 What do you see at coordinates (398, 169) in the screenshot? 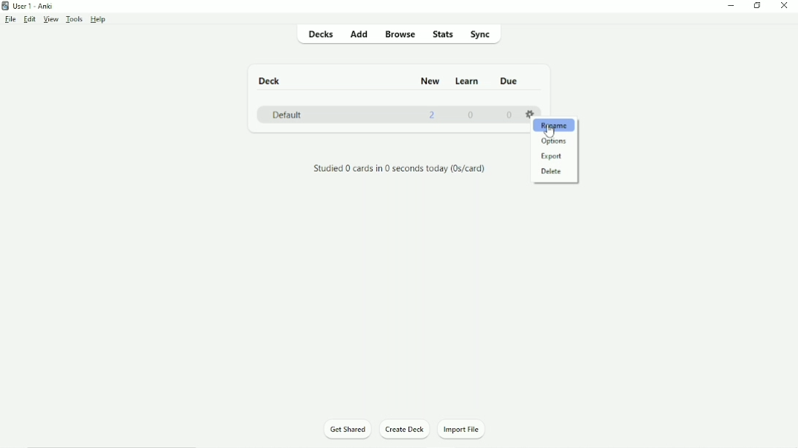
I see `Studied 0 cards in 0 seconds today.` at bounding box center [398, 169].